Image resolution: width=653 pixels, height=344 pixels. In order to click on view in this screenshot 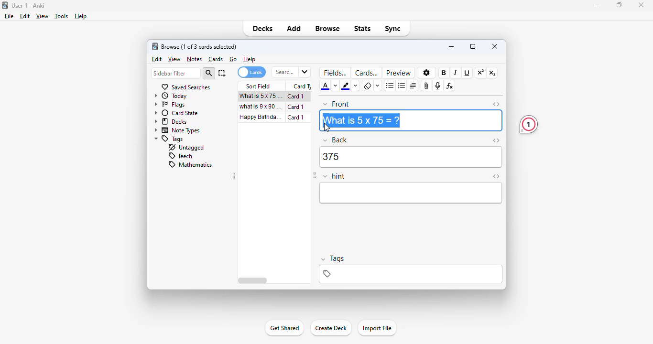, I will do `click(174, 59)`.